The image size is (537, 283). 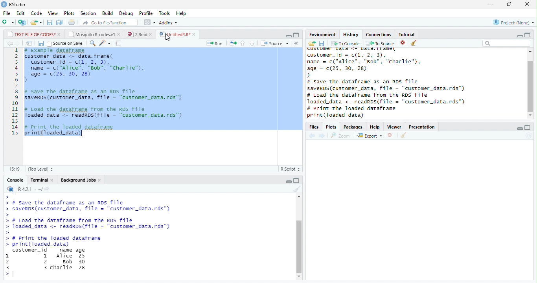 I want to click on # Print the loaded dataframe
print(loaded_data)|, so click(x=74, y=131).